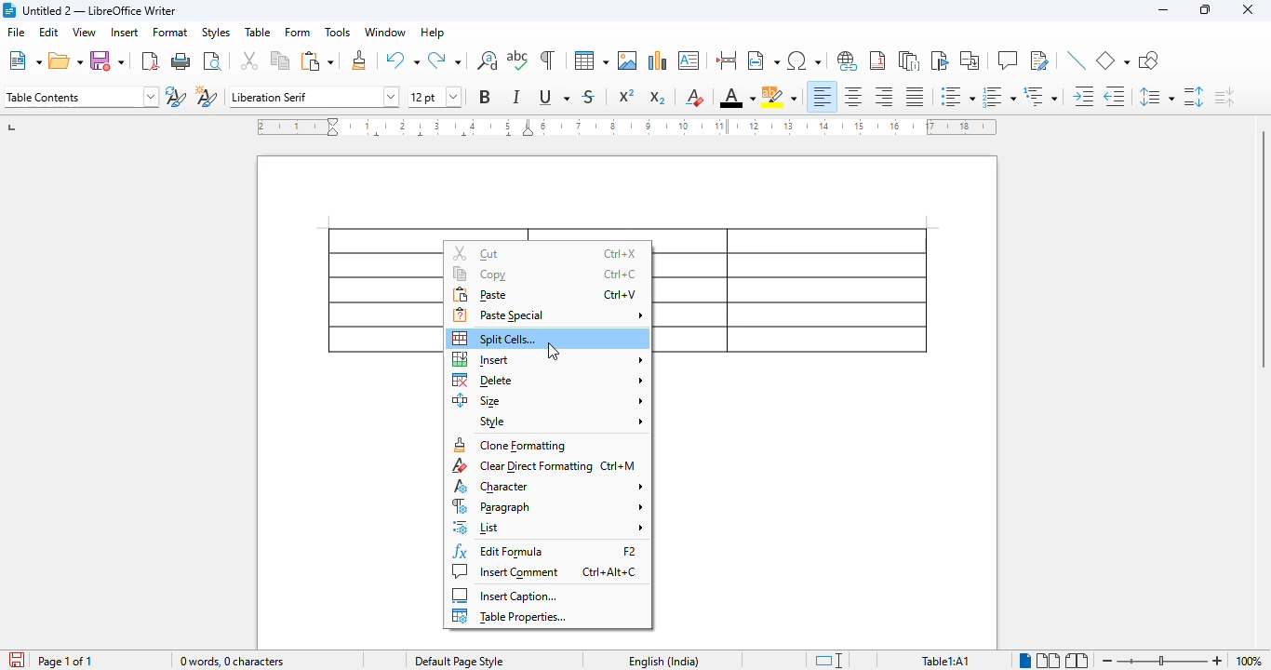 The image size is (1271, 670). I want to click on minimize, so click(1163, 10).